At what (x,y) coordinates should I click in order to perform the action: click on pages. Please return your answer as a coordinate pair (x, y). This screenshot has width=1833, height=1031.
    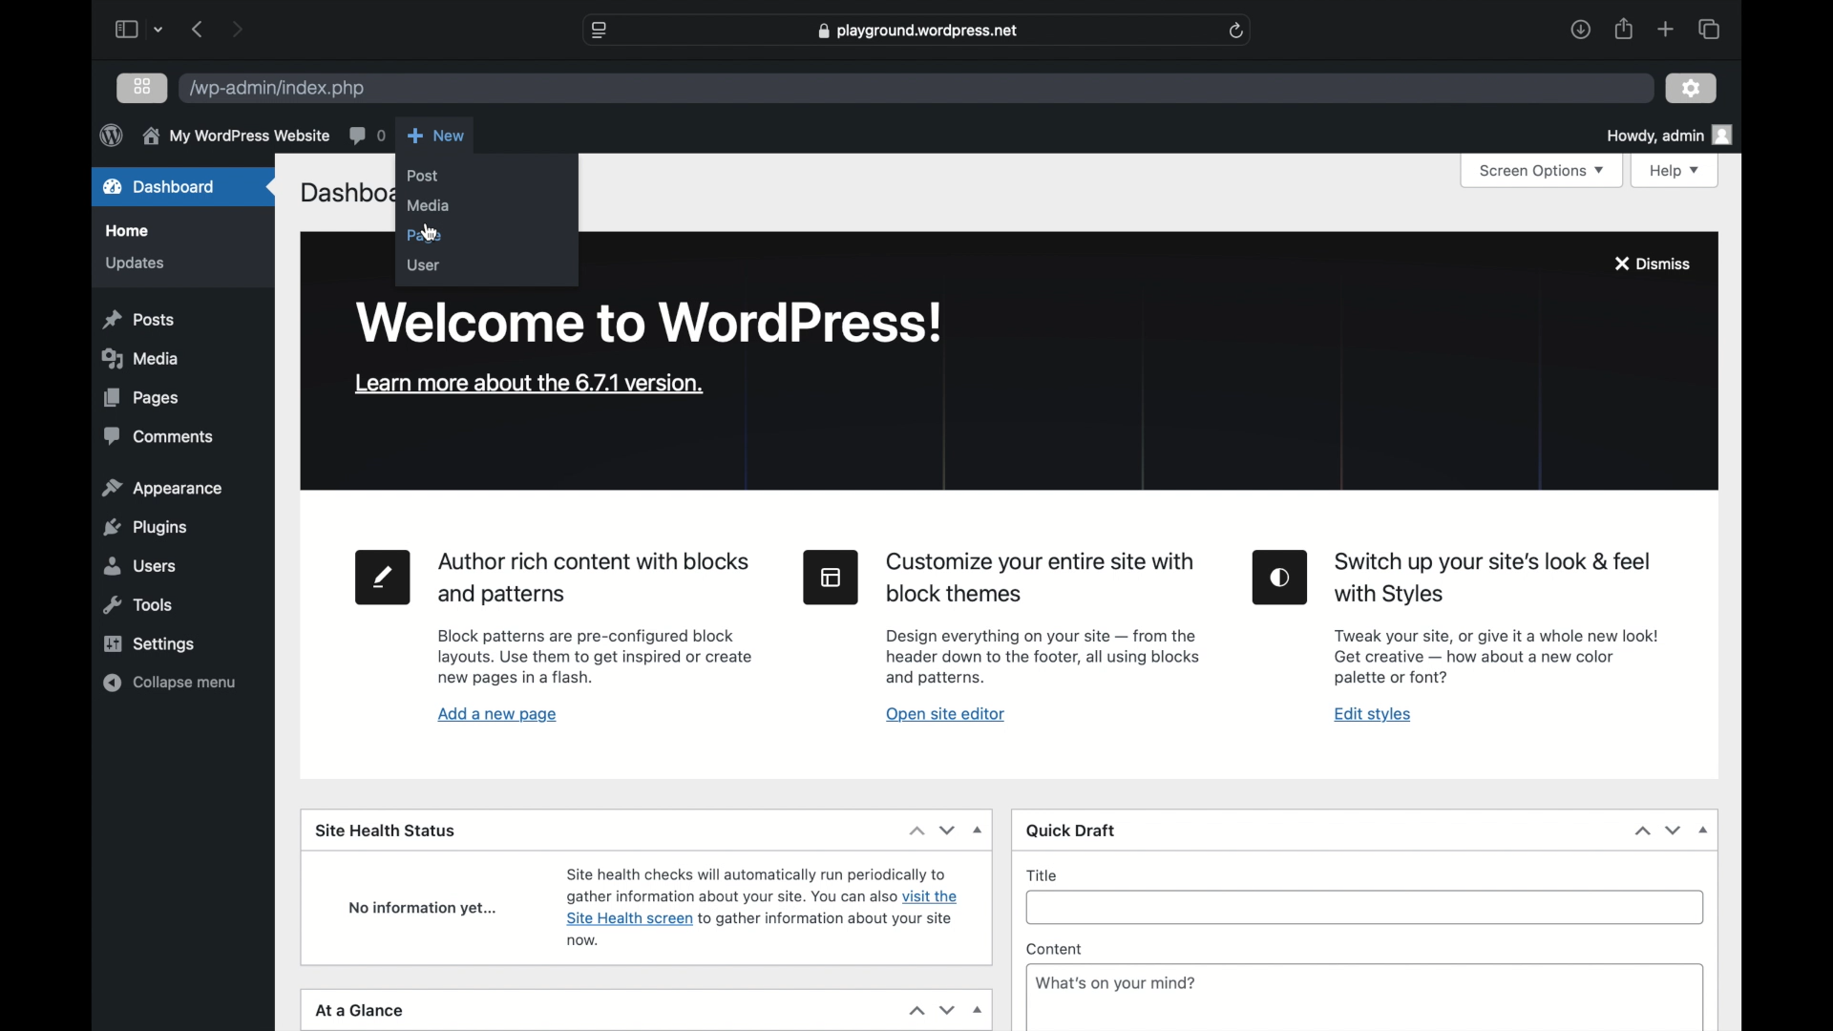
    Looking at the image, I should click on (139, 398).